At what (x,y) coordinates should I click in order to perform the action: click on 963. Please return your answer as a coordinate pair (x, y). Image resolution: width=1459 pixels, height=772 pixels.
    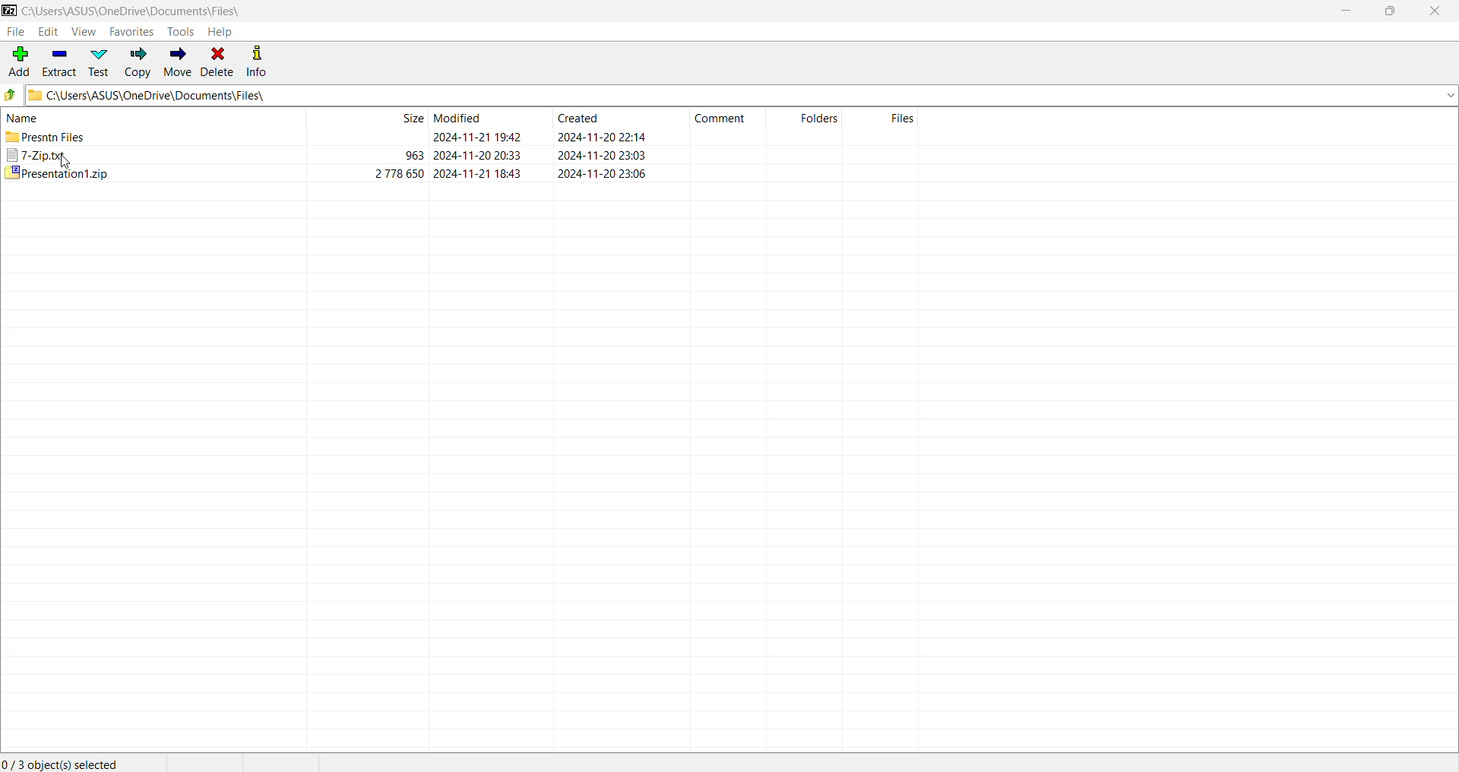
    Looking at the image, I should click on (413, 155).